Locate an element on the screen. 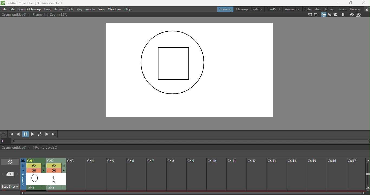 The image size is (370, 195). Edit is located at coordinates (13, 9).